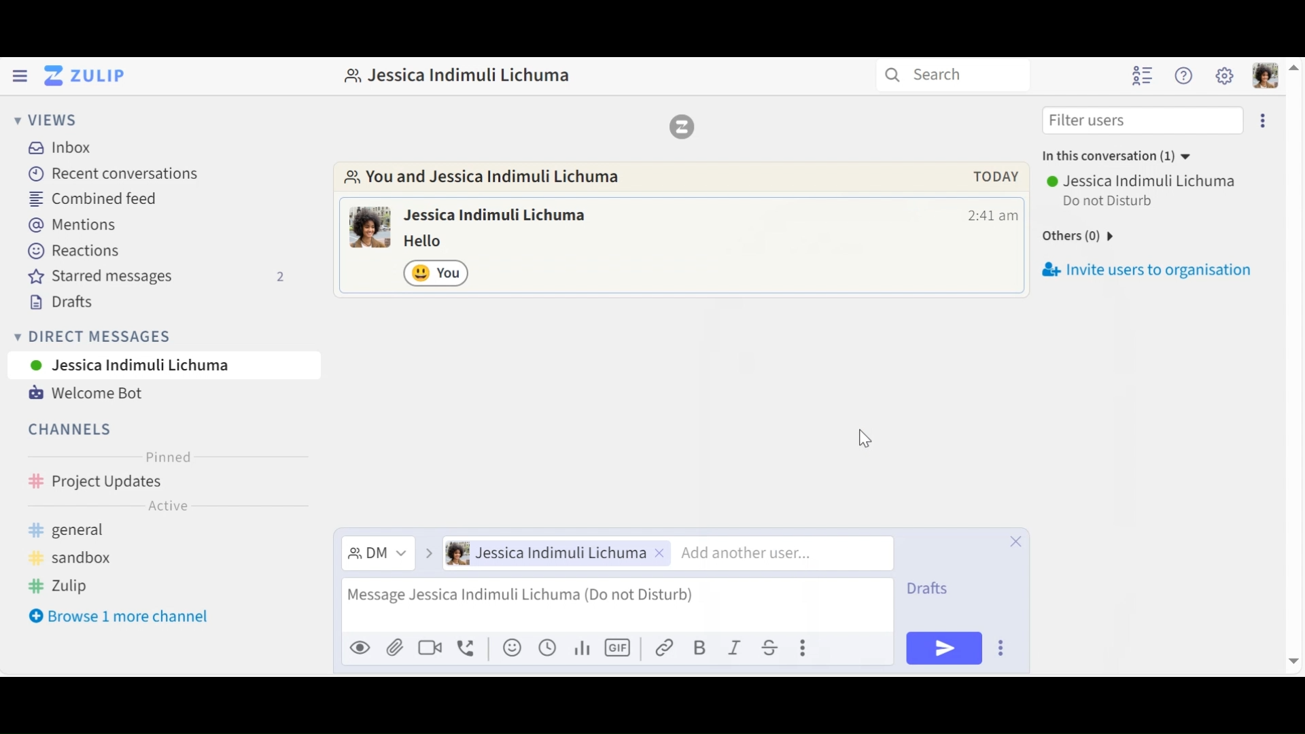 The width and height of the screenshot is (1305, 734). I want to click on Italics, so click(735, 646).